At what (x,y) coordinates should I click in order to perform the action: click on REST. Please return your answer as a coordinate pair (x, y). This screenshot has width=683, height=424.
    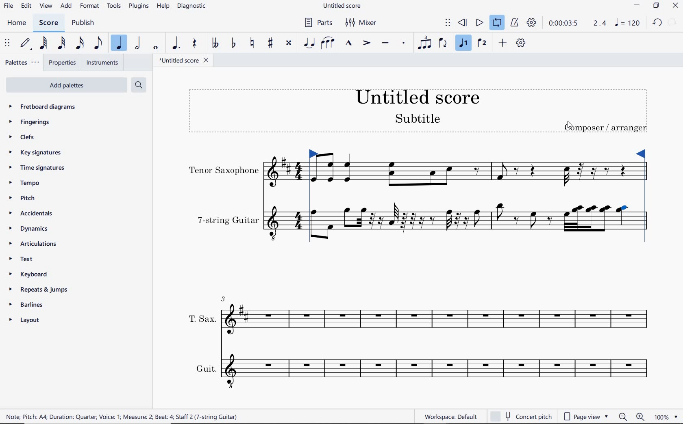
    Looking at the image, I should click on (194, 43).